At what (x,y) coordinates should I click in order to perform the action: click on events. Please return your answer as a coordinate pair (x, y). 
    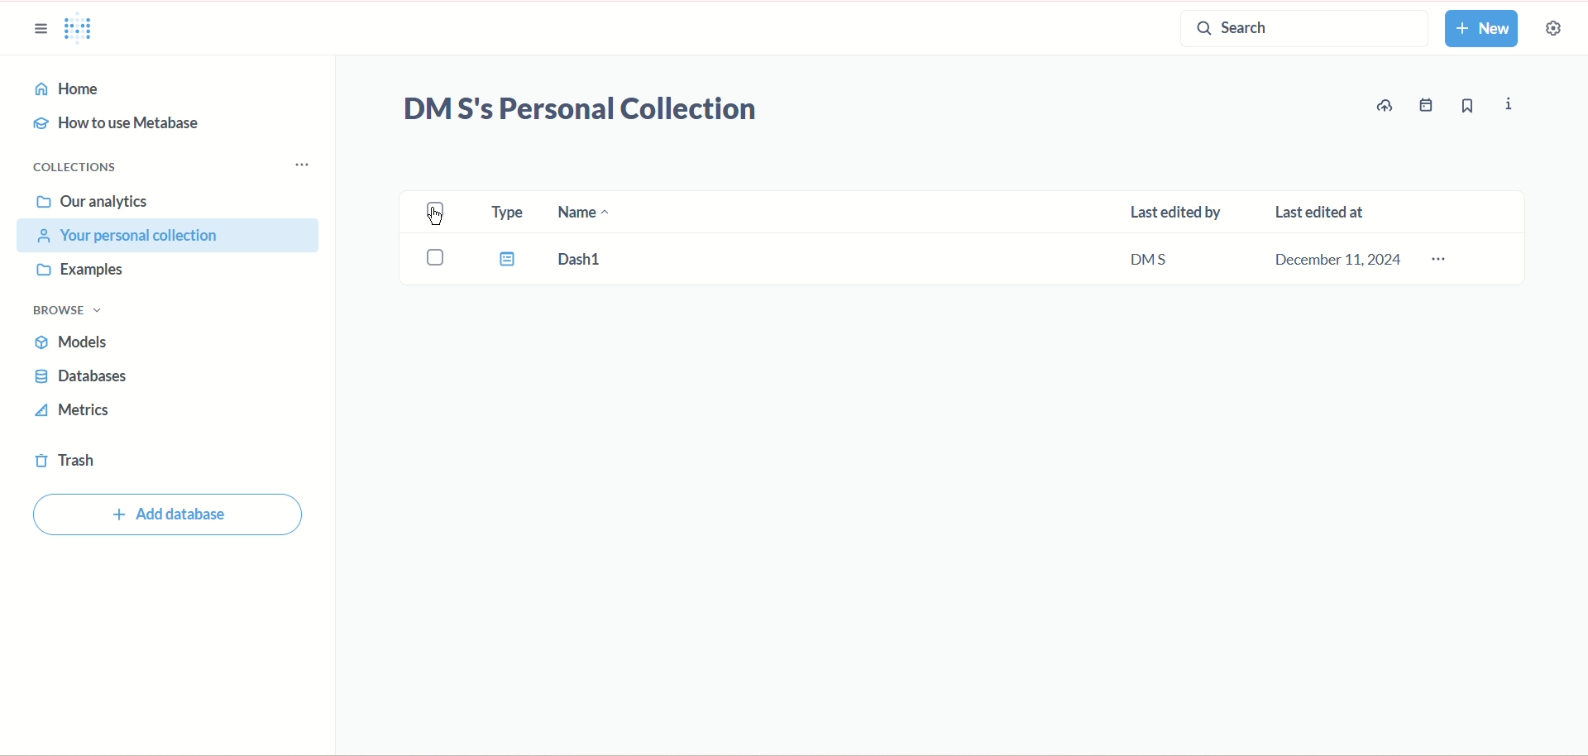
    Looking at the image, I should click on (1428, 107).